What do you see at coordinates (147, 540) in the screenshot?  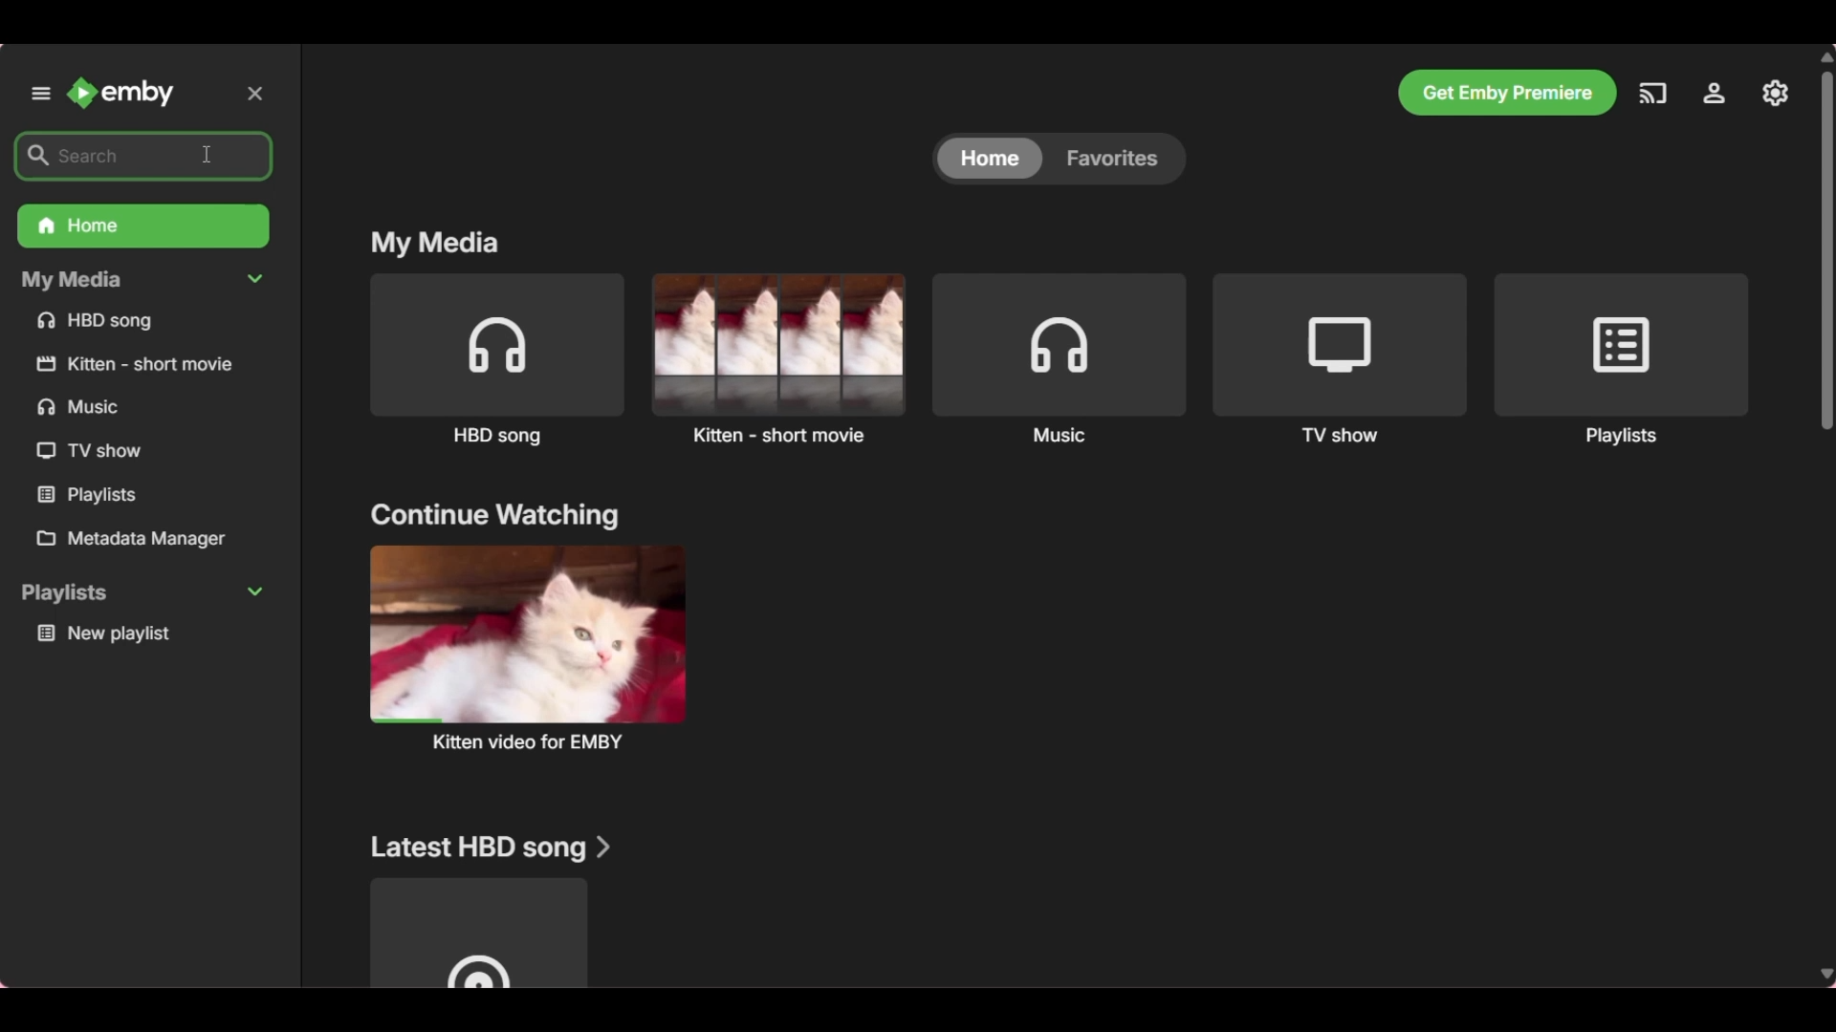 I see `Metadata manager` at bounding box center [147, 540].